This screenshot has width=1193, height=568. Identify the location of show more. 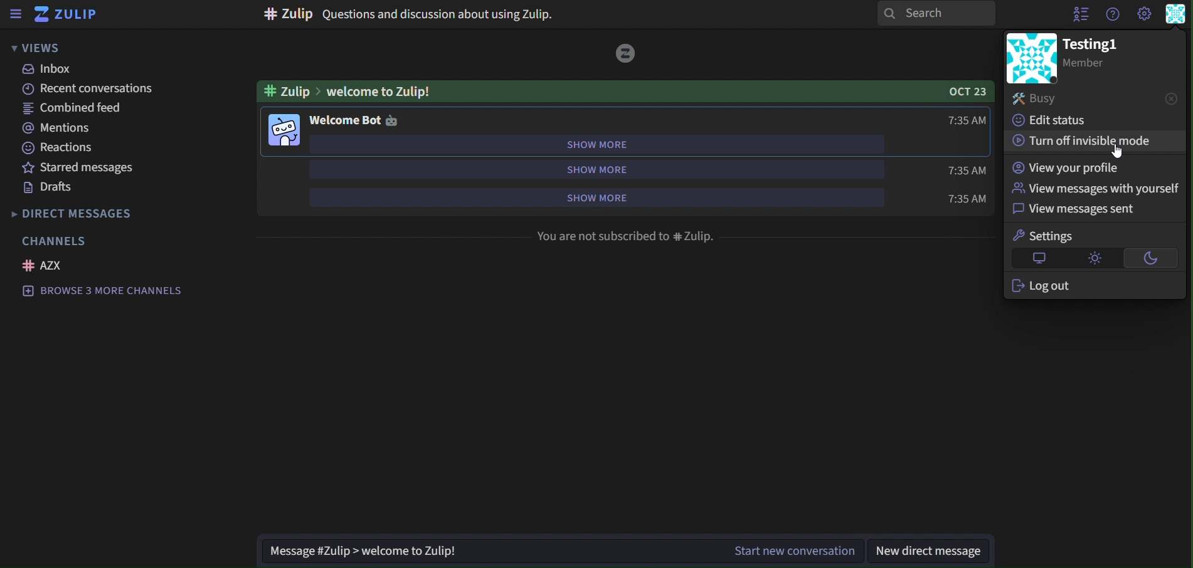
(598, 169).